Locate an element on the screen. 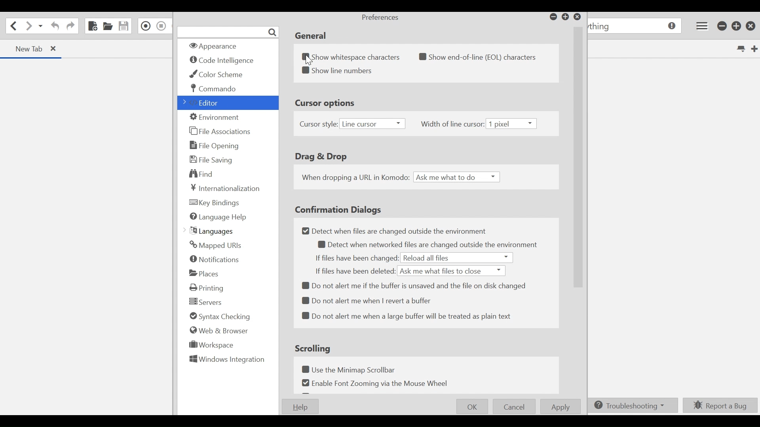 This screenshot has height=427, width=760.  Detect when networked files are changed outside the environment.  is located at coordinates (424, 245).